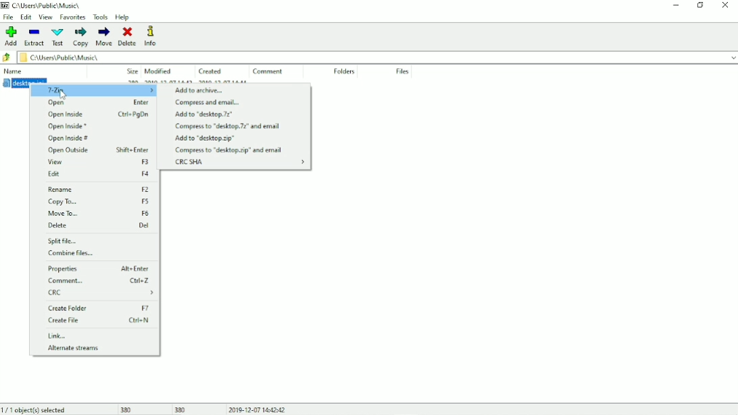 Image resolution: width=738 pixels, height=415 pixels. What do you see at coordinates (99, 162) in the screenshot?
I see `View` at bounding box center [99, 162].